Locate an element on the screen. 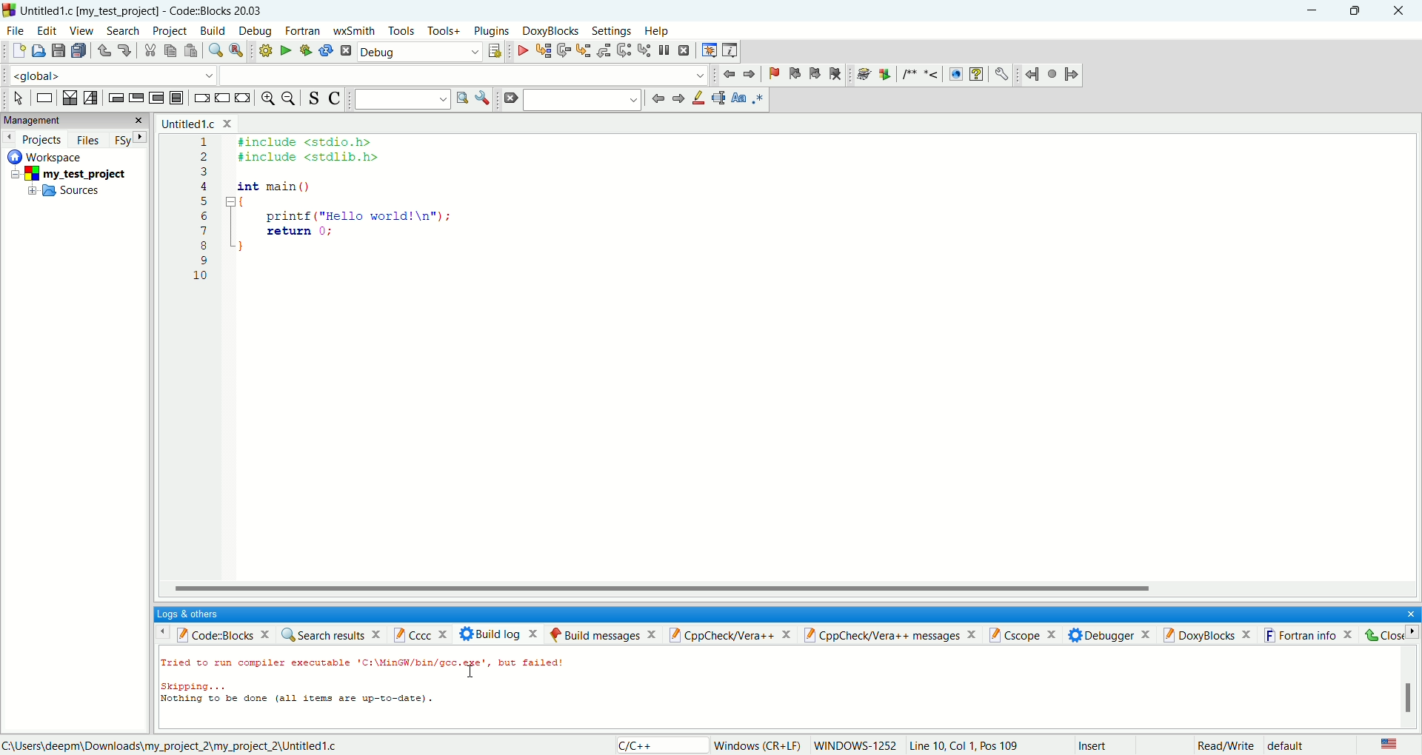 Image resolution: width=1422 pixels, height=755 pixels. build is located at coordinates (213, 30).